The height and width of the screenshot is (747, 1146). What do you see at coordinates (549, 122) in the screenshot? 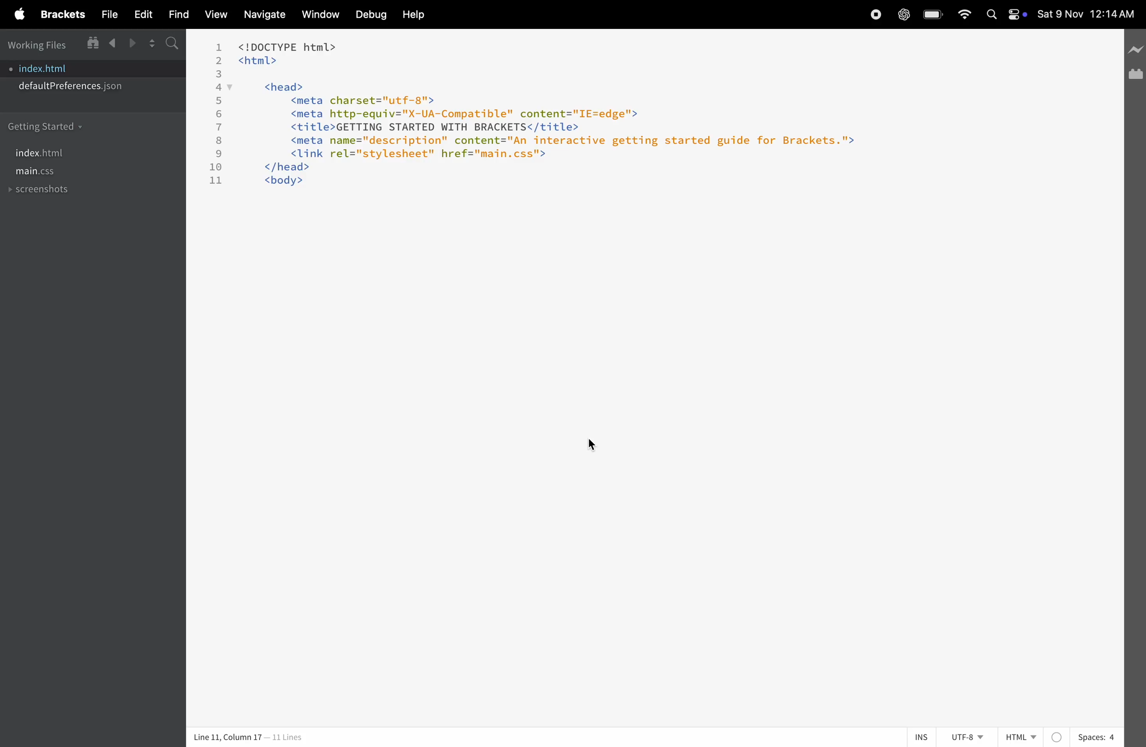
I see `<!DOCTYPE html>
<html>
<head>
<meta charset="utf-8">
<meta http-equiv="X-UA-Compatible" content="IE=edge">
<title>GETTING STARTED WITH BRACKETS</title>
<meta name="description" content="An interactive getting started guide for Brackets.">
<link rel="stylesheet" href="main.css">
</head>
<body>` at bounding box center [549, 122].